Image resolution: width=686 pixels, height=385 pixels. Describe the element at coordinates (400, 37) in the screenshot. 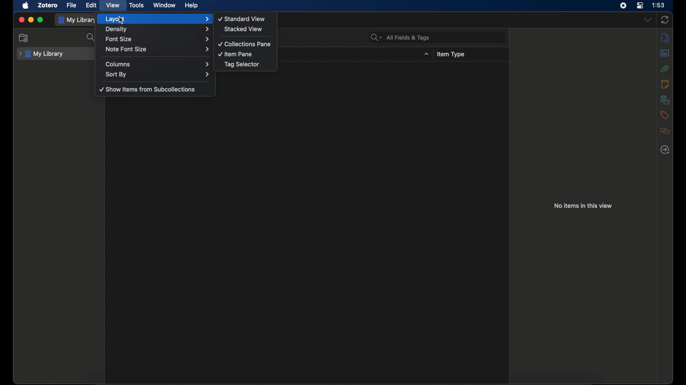

I see `search bar` at that location.